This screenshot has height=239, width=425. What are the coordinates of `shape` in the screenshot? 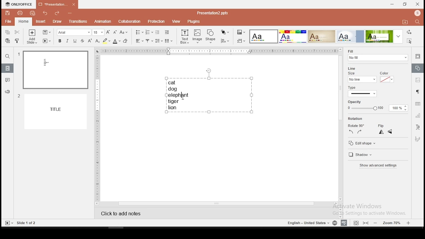 It's located at (211, 37).